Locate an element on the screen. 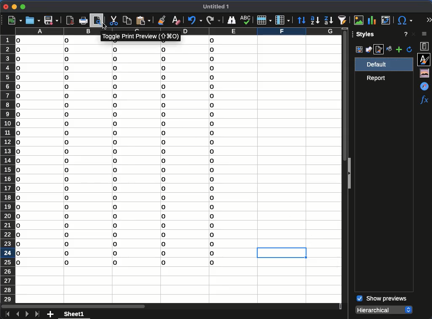 The height and width of the screenshot is (319, 432). copy is located at coordinates (127, 19).